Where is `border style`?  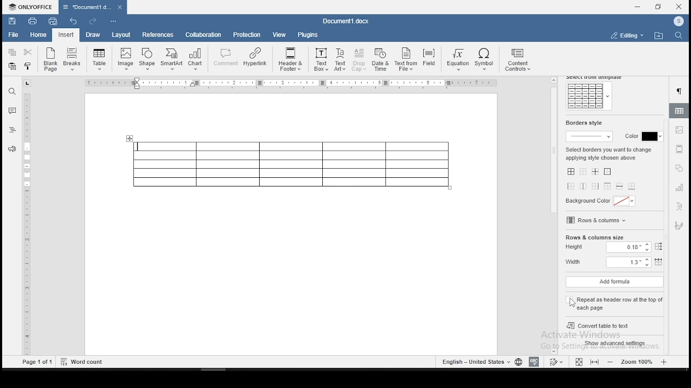
border style is located at coordinates (591, 136).